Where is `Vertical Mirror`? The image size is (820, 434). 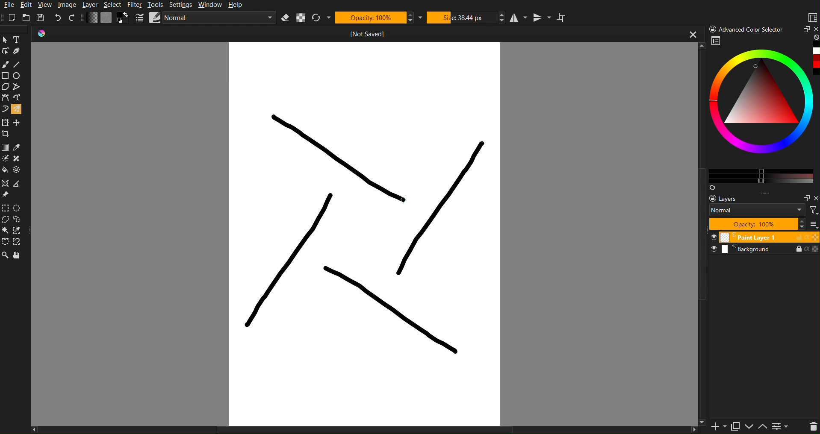 Vertical Mirror is located at coordinates (544, 18).